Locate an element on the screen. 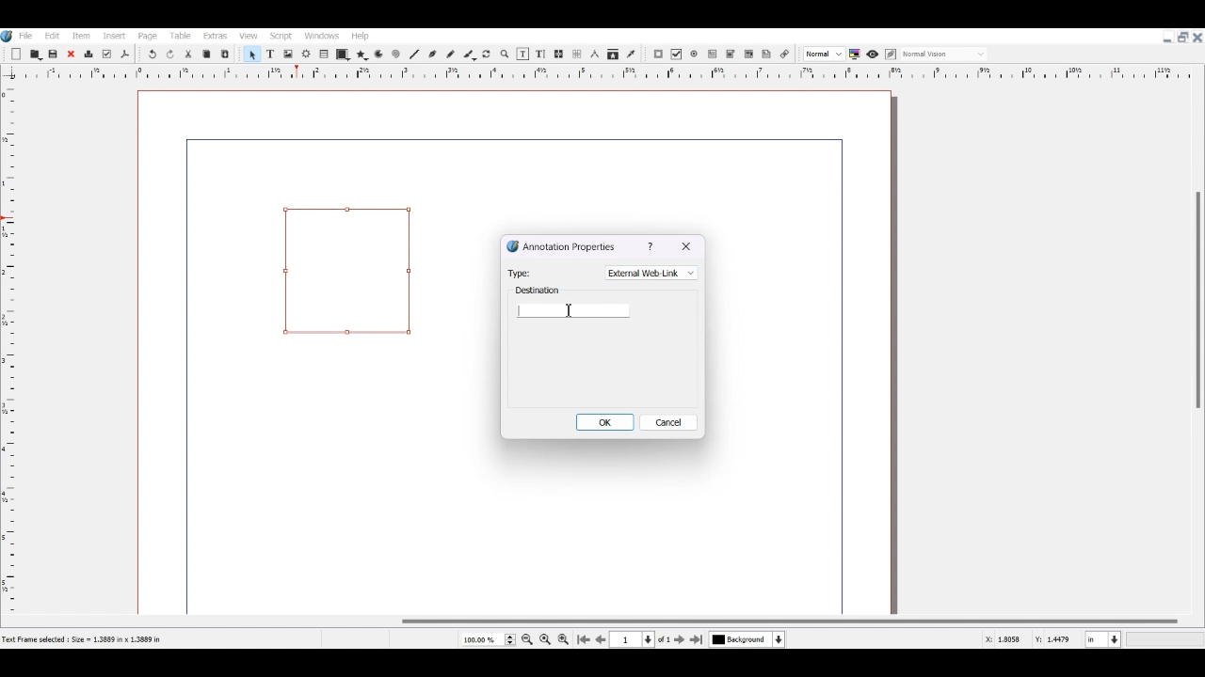  Close is located at coordinates (71, 55).